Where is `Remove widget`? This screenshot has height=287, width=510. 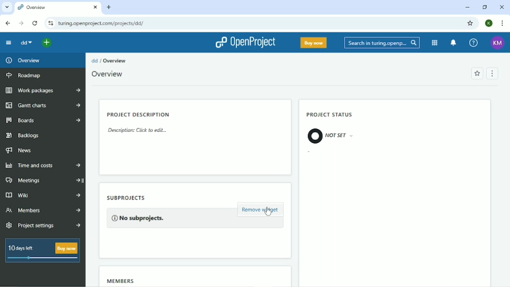 Remove widget is located at coordinates (261, 210).